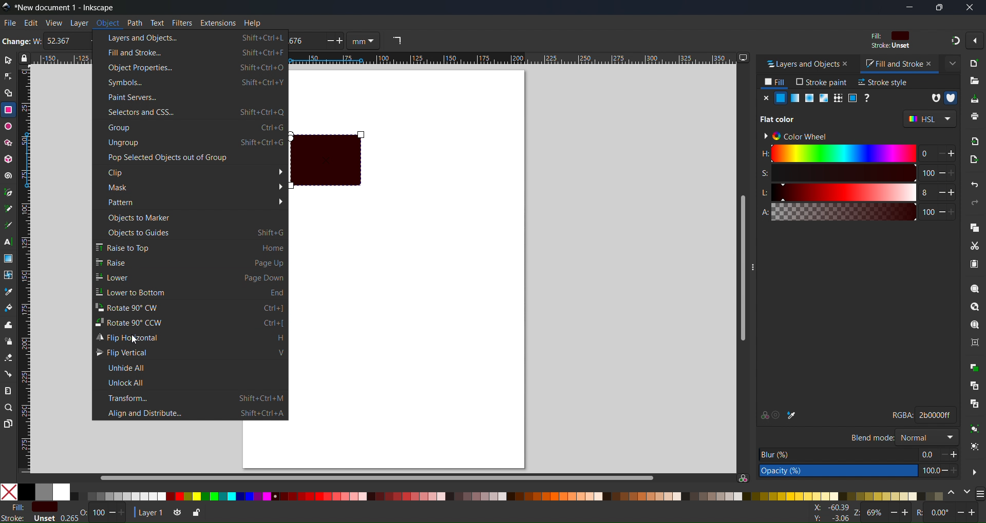 The width and height of the screenshot is (986, 523). Describe the element at coordinates (9, 242) in the screenshot. I see `Text tool` at that location.